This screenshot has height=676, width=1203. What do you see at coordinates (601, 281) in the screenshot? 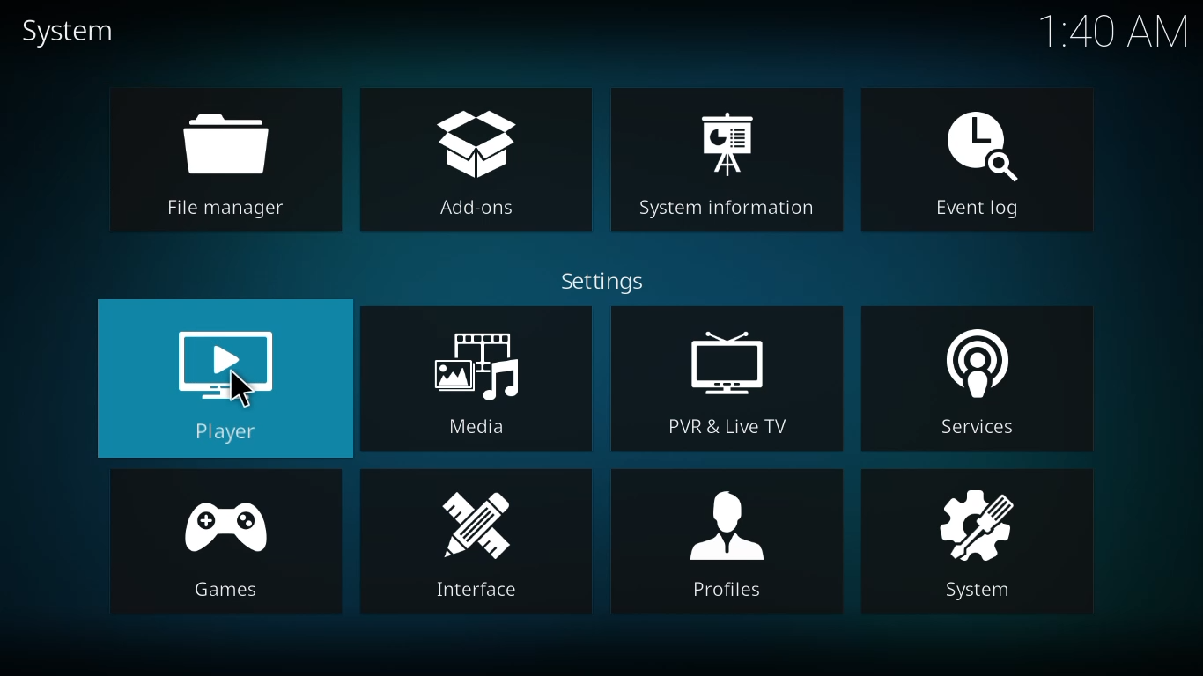
I see `settings` at bounding box center [601, 281].